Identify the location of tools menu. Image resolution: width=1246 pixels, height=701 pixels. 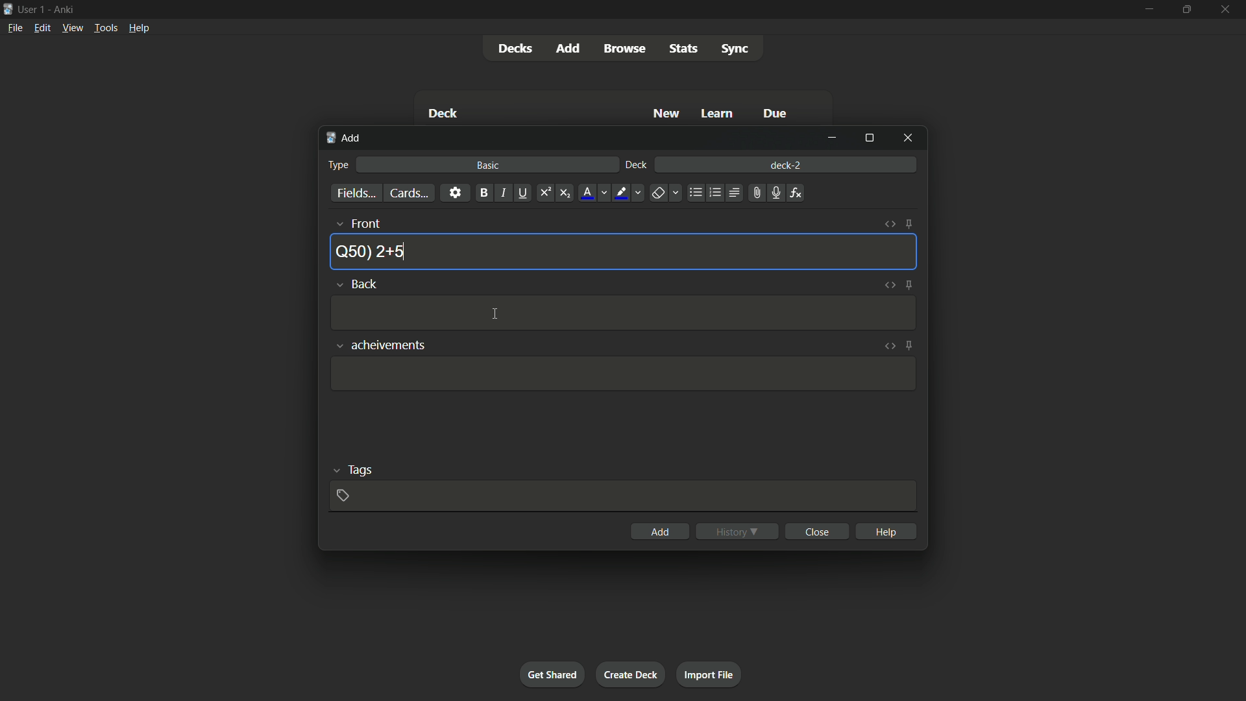
(106, 28).